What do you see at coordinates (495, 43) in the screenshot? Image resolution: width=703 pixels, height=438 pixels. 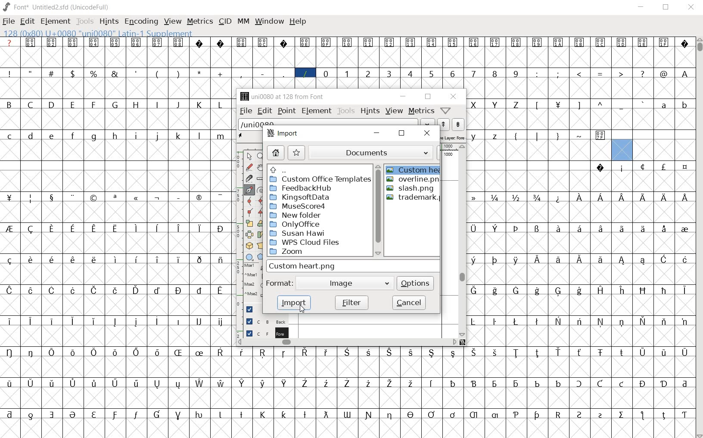 I see `glyph` at bounding box center [495, 43].